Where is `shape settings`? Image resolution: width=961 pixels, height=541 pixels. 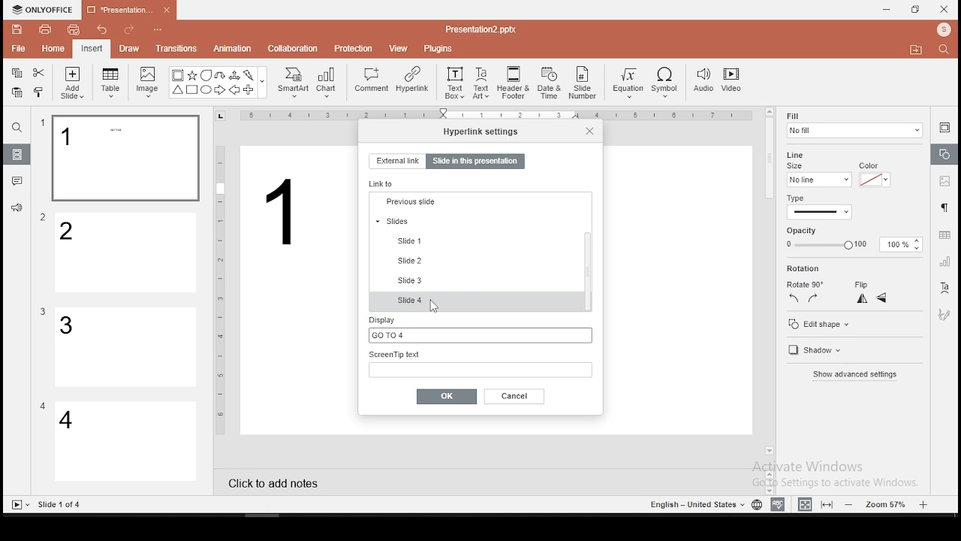
shape settings is located at coordinates (945, 155).